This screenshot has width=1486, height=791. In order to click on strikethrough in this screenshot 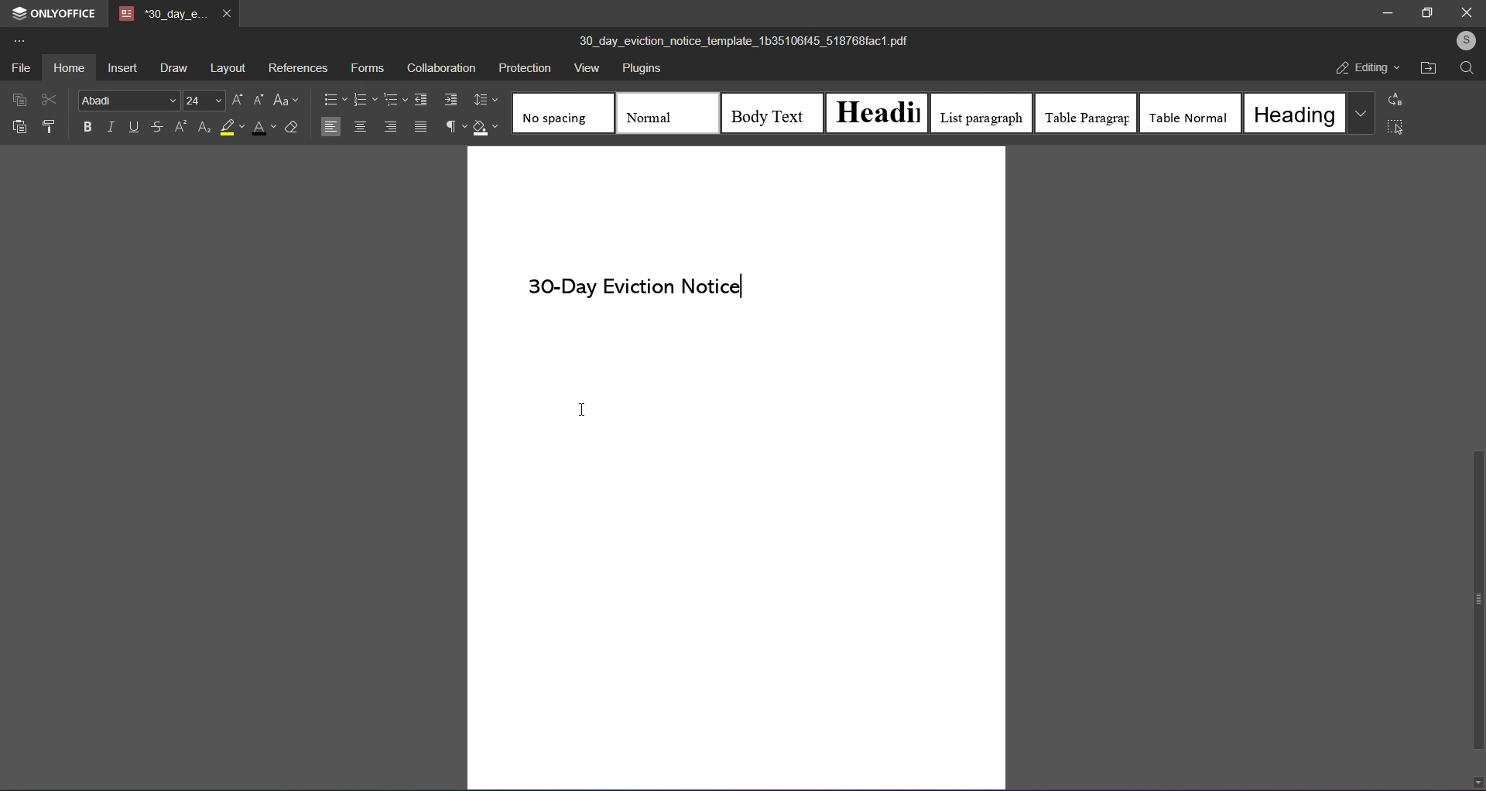, I will do `click(159, 128)`.